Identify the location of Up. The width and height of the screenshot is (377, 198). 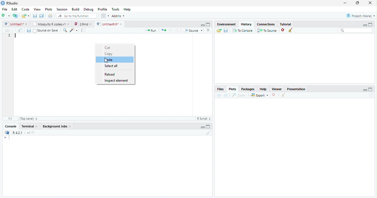
(171, 30).